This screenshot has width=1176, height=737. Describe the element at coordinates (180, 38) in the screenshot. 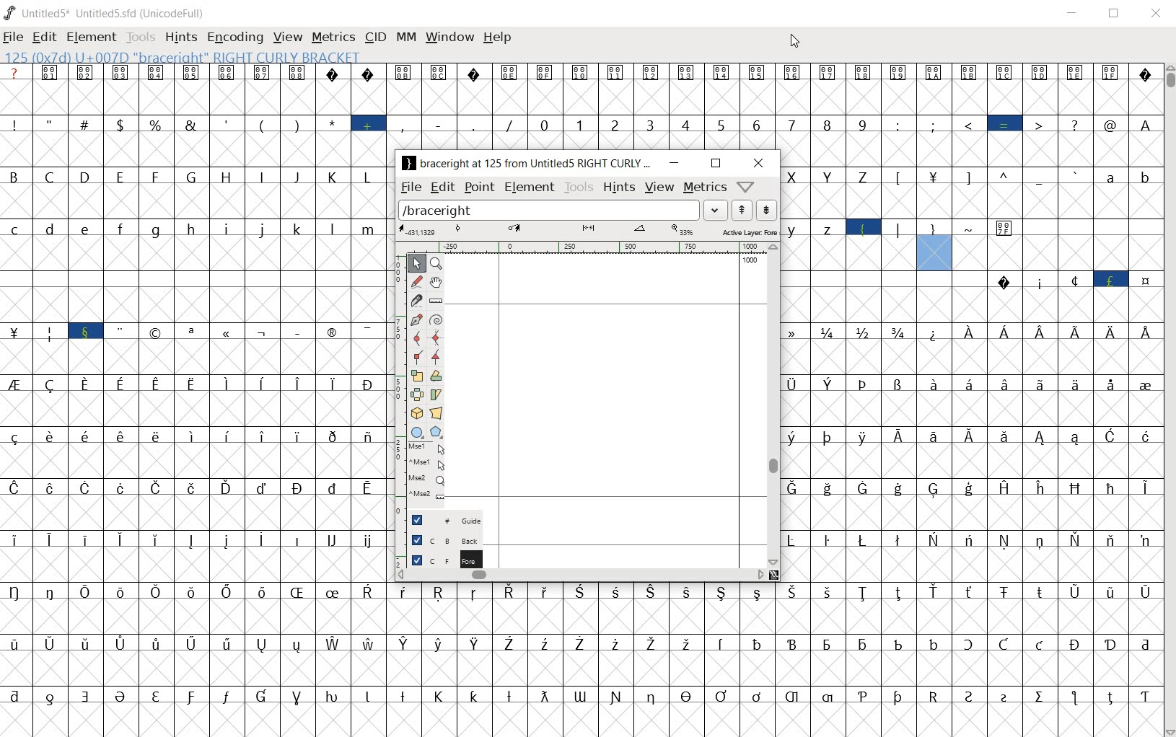

I see `HINTS` at that location.